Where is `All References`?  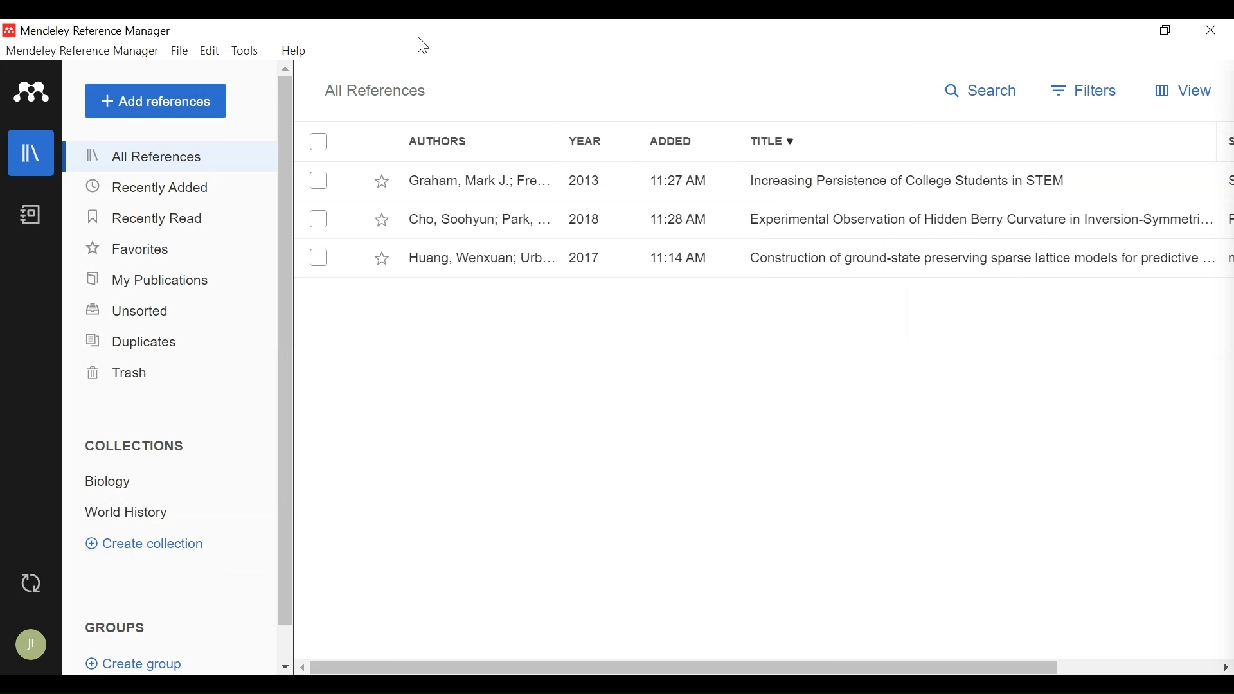
All References is located at coordinates (377, 90).